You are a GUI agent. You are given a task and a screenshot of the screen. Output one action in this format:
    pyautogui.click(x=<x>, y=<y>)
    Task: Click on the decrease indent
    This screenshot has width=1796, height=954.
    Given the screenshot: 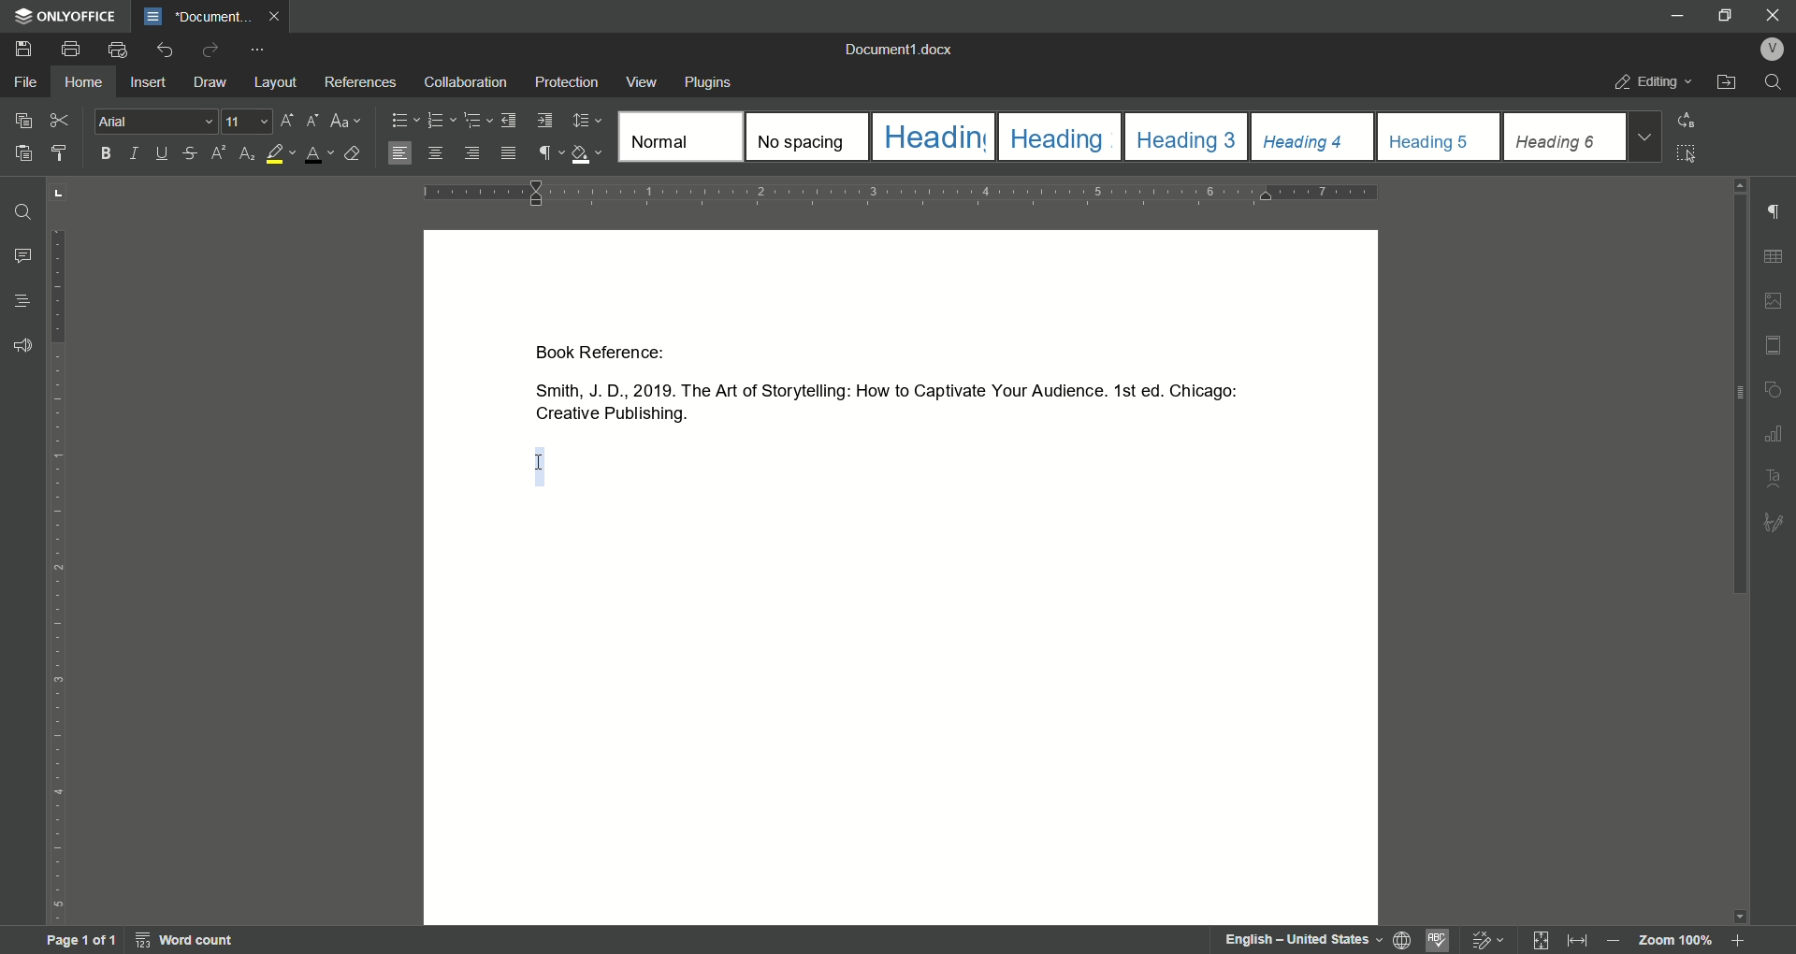 What is the action you would take?
    pyautogui.click(x=508, y=121)
    